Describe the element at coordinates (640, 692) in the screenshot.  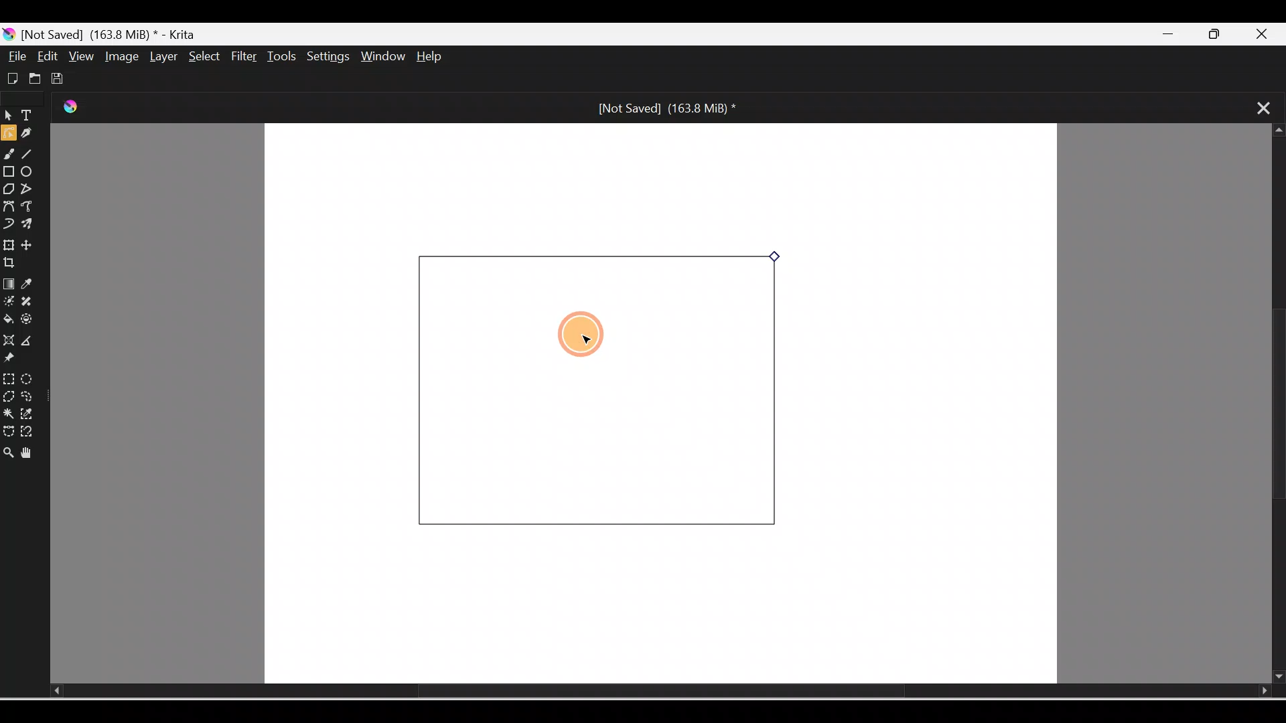
I see `Scroll bar` at that location.